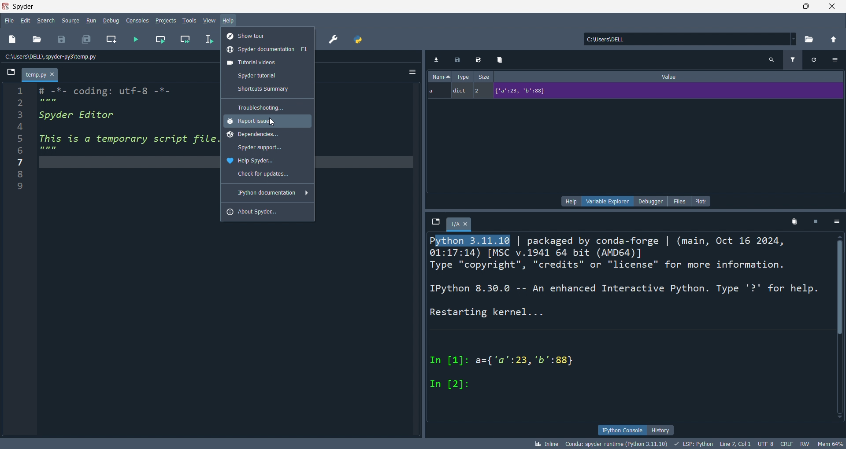 This screenshot has height=449, width=846. Describe the element at coordinates (210, 21) in the screenshot. I see `view` at that location.